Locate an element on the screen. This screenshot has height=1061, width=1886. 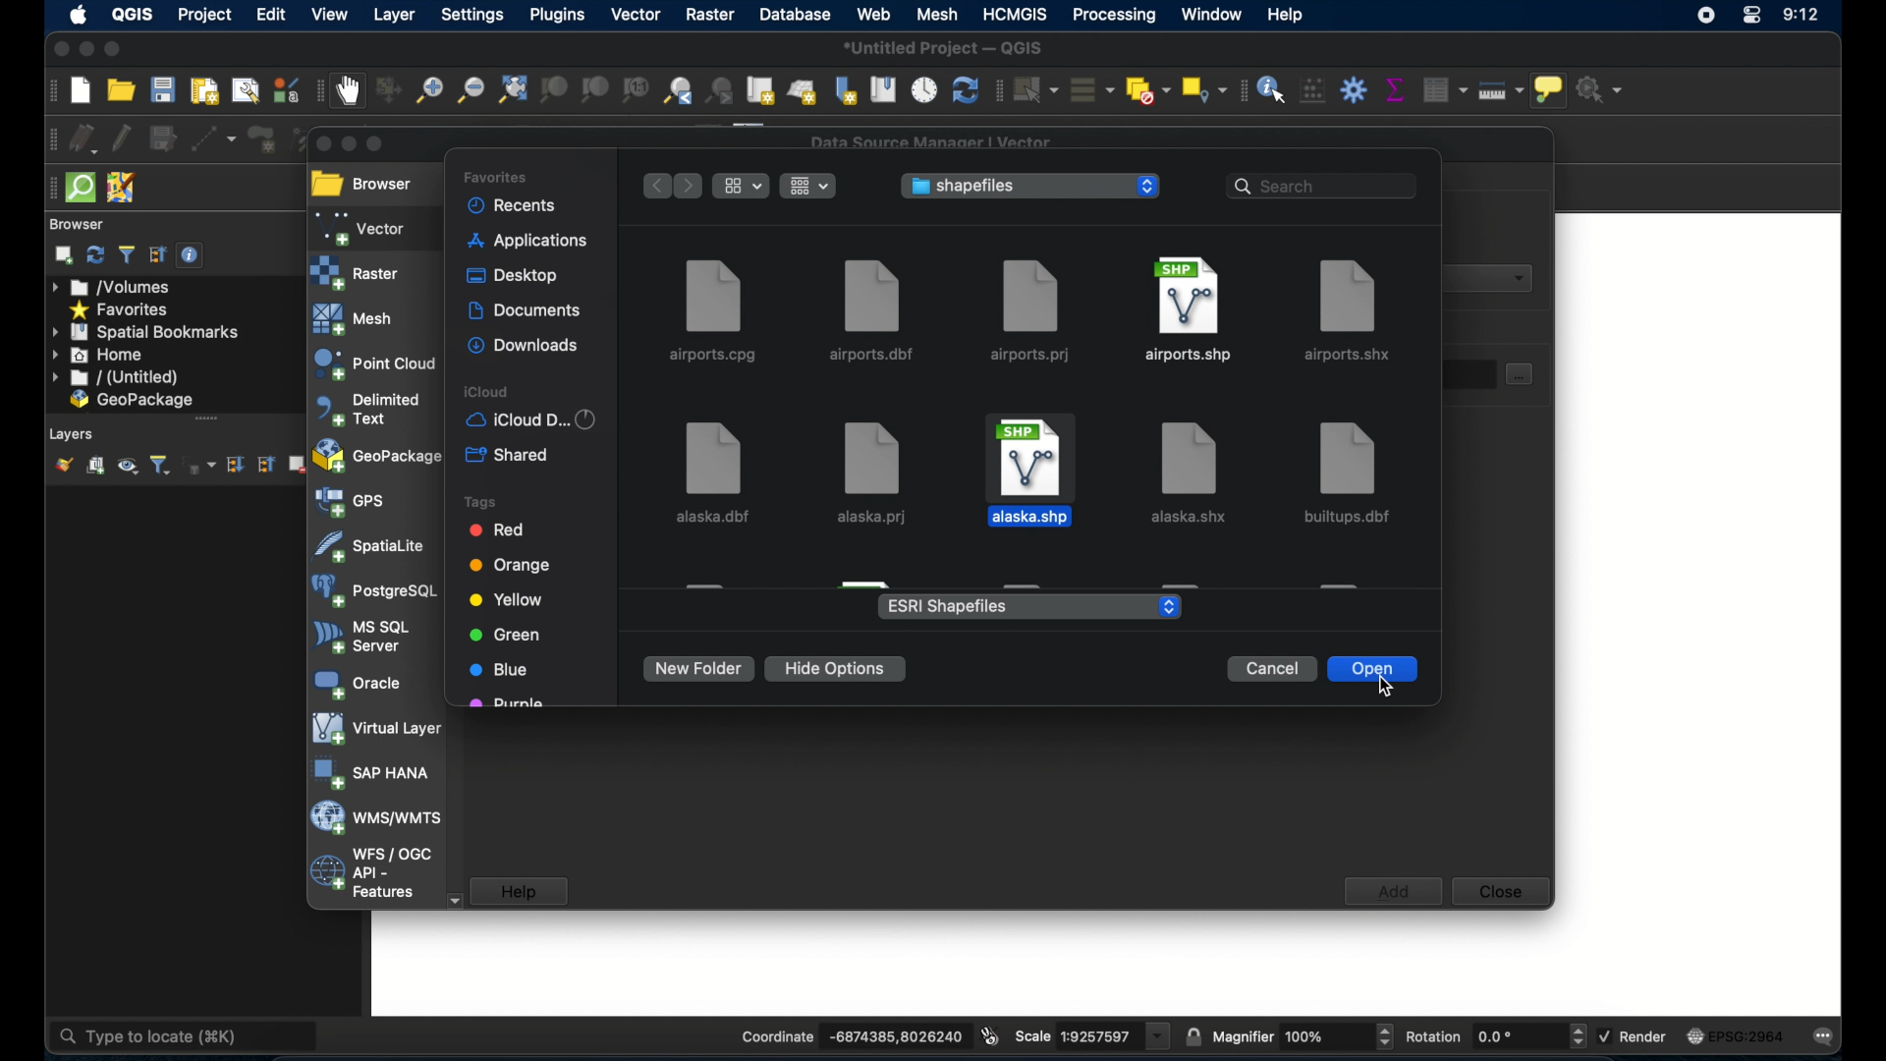
close is located at coordinates (57, 48).